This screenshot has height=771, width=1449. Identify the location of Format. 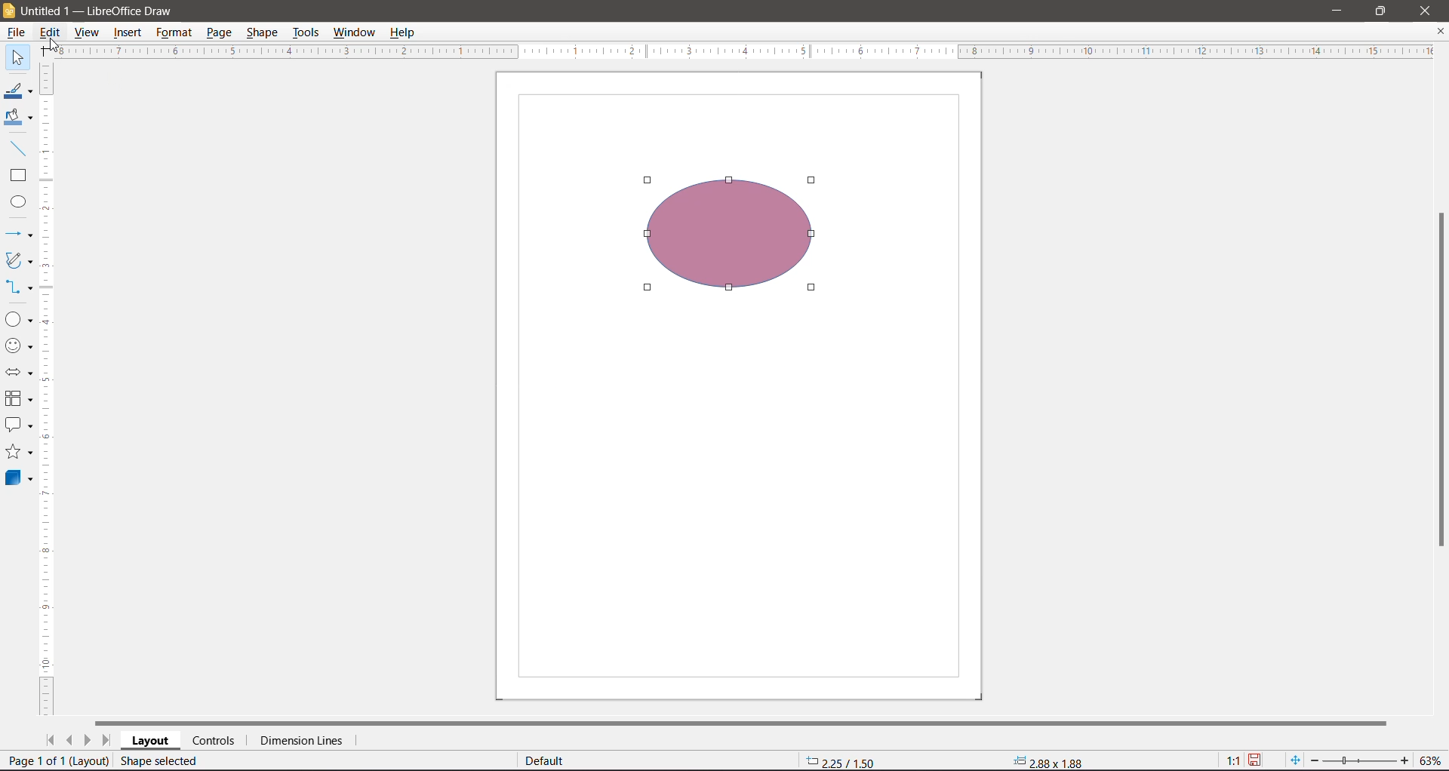
(174, 32).